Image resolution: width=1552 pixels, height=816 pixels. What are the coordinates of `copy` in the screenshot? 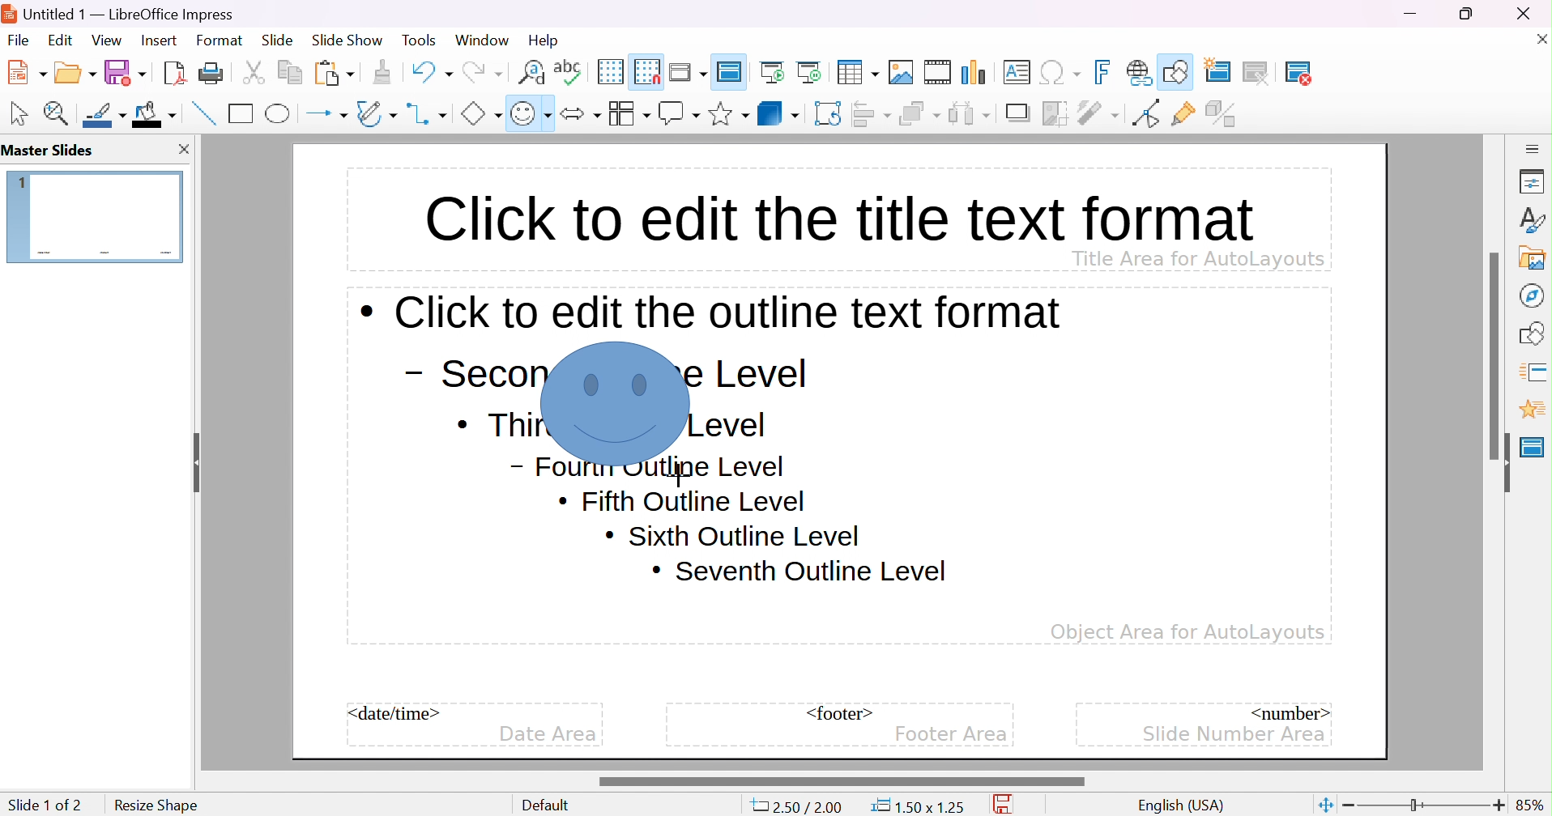 It's located at (290, 70).